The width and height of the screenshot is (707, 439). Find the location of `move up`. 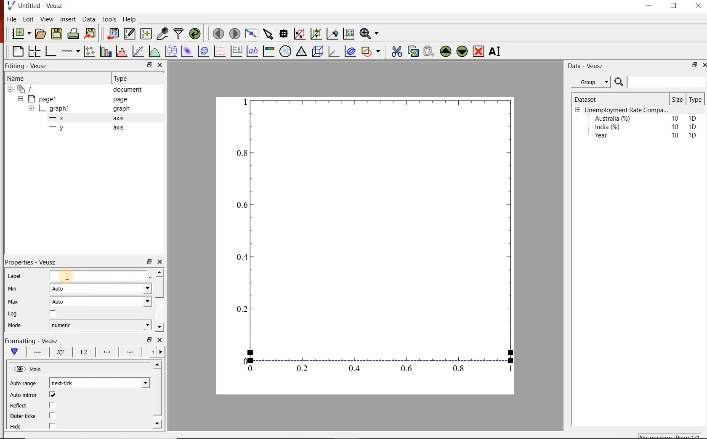

move up is located at coordinates (158, 365).